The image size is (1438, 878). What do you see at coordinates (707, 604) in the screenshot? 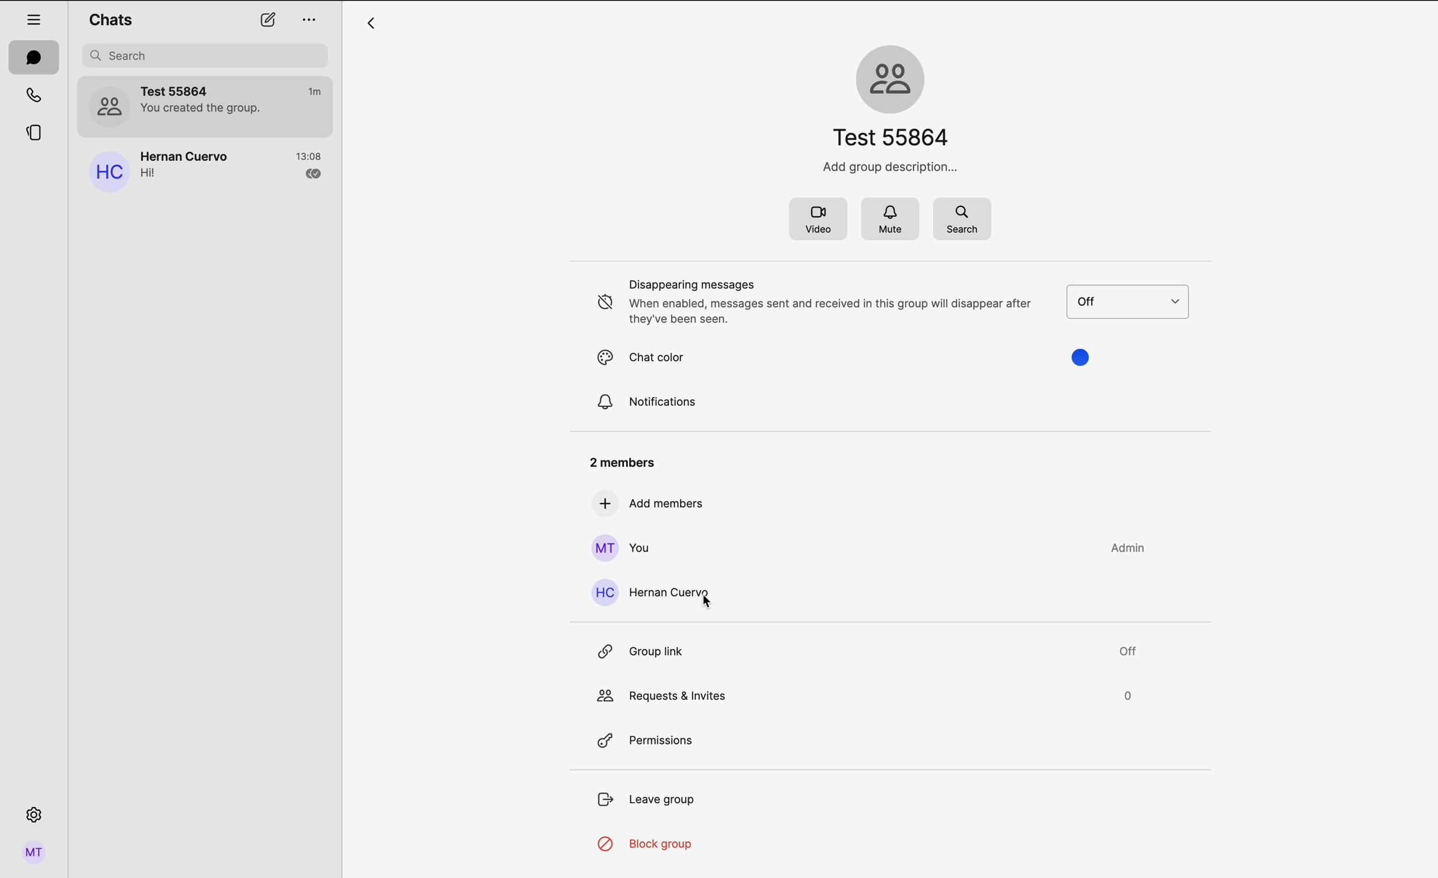
I see `cursor` at bounding box center [707, 604].